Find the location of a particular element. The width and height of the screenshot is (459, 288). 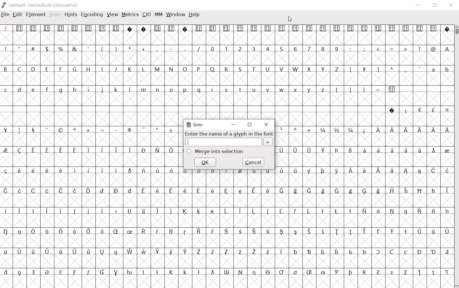

Symbol is located at coordinates (158, 211).